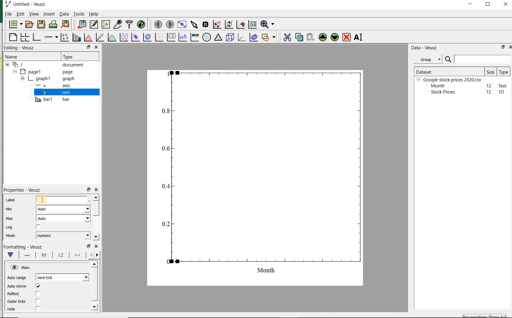 This screenshot has height=318, width=512. What do you see at coordinates (96, 218) in the screenshot?
I see `scrollbar` at bounding box center [96, 218].